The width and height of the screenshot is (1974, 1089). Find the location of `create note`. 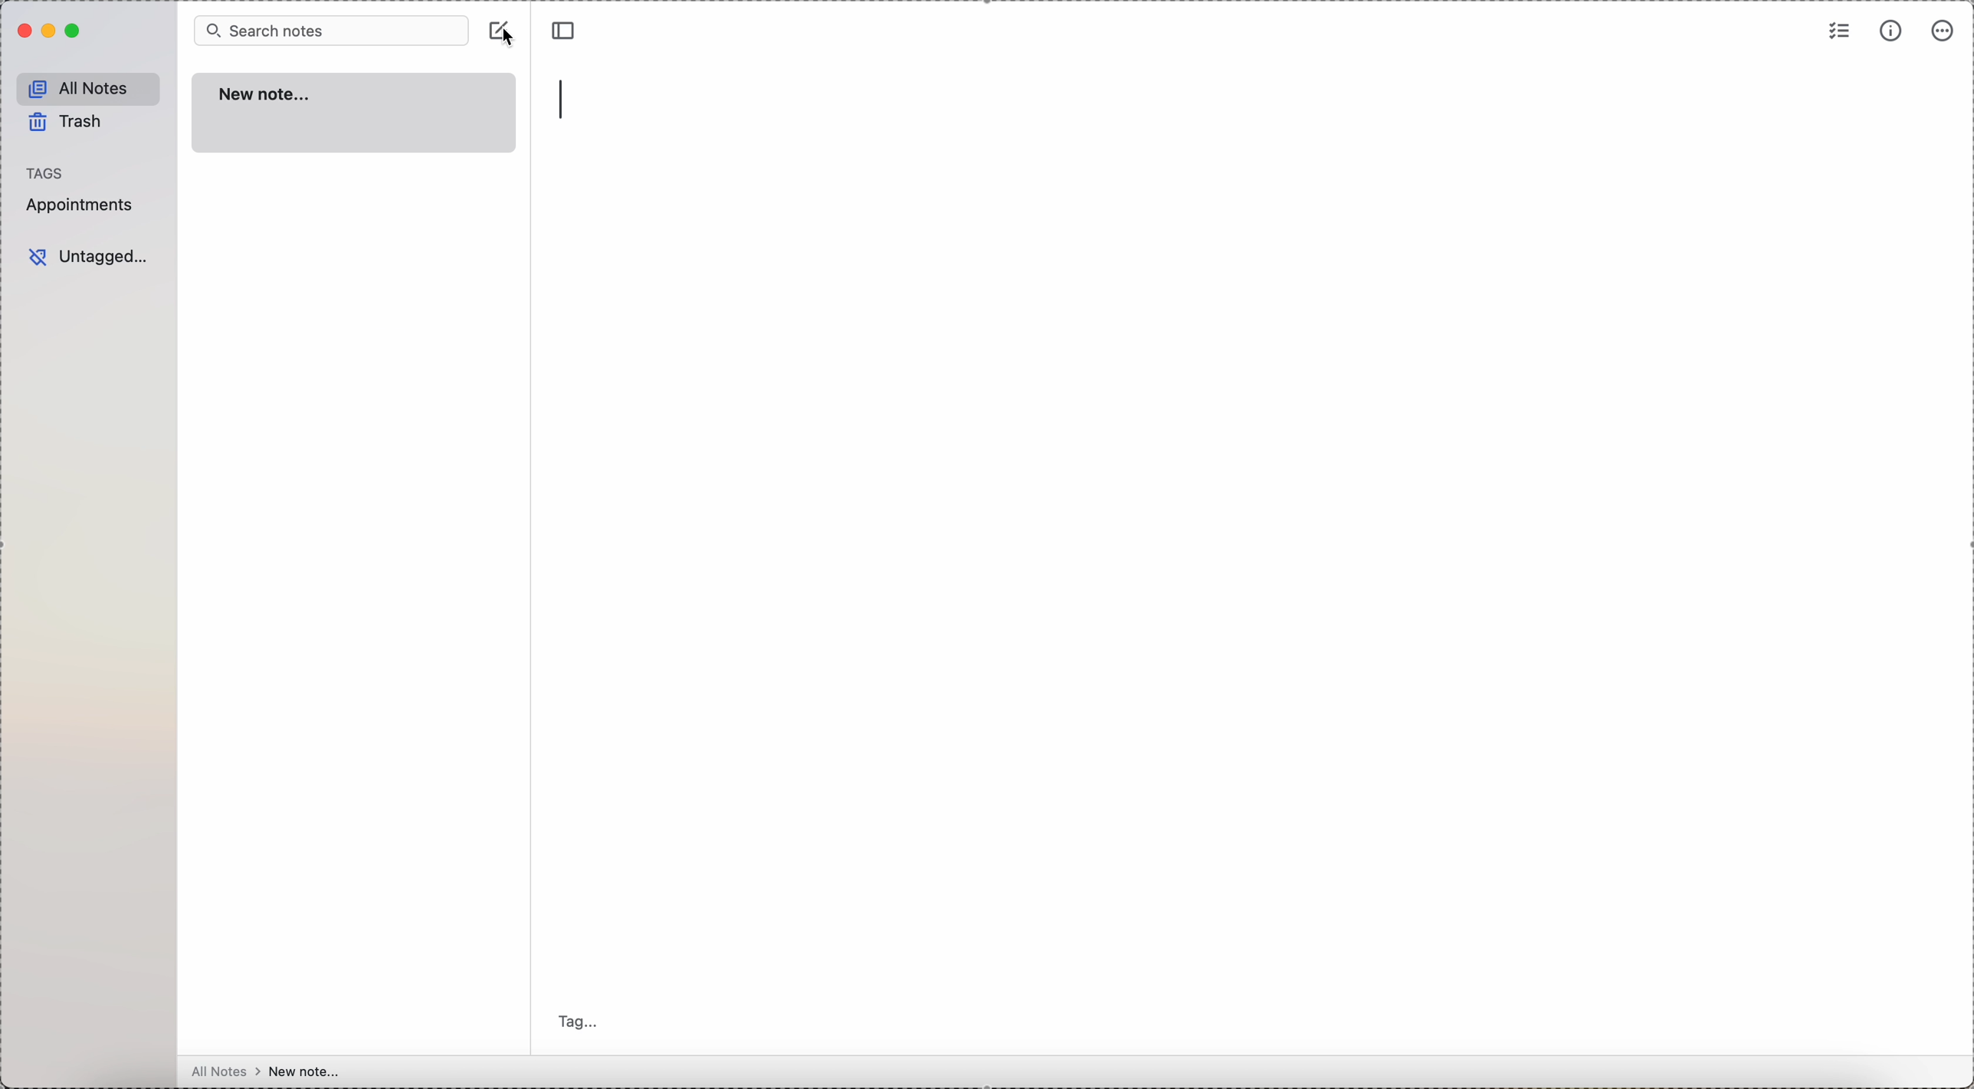

create note is located at coordinates (493, 28).